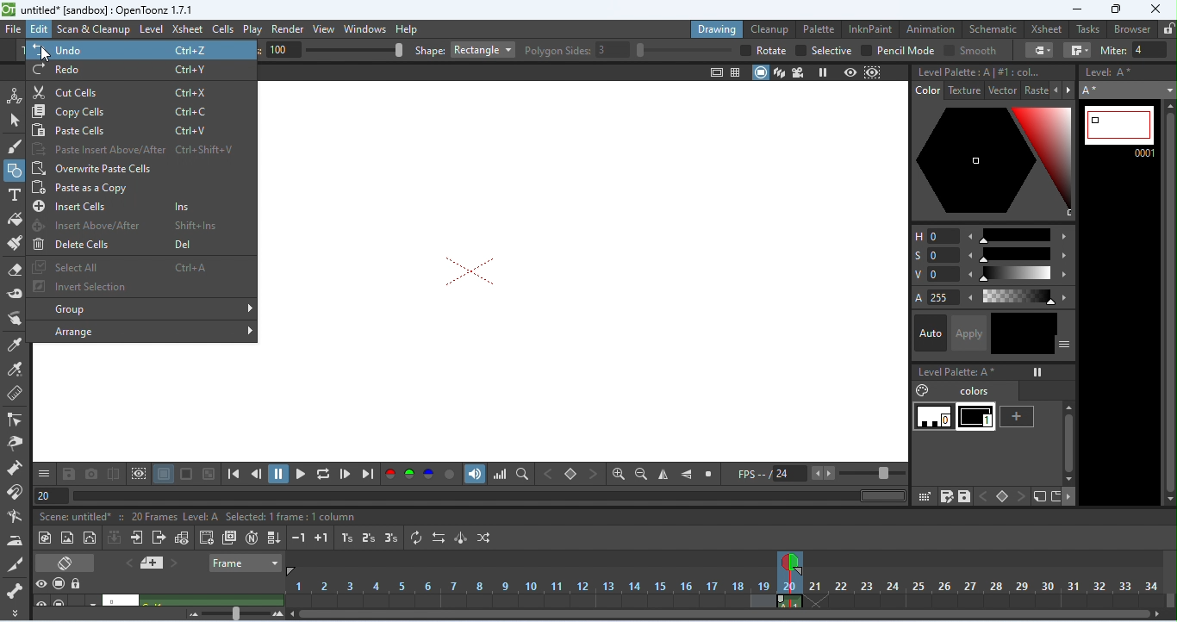  Describe the element at coordinates (116, 537) in the screenshot. I see `collapse` at that location.